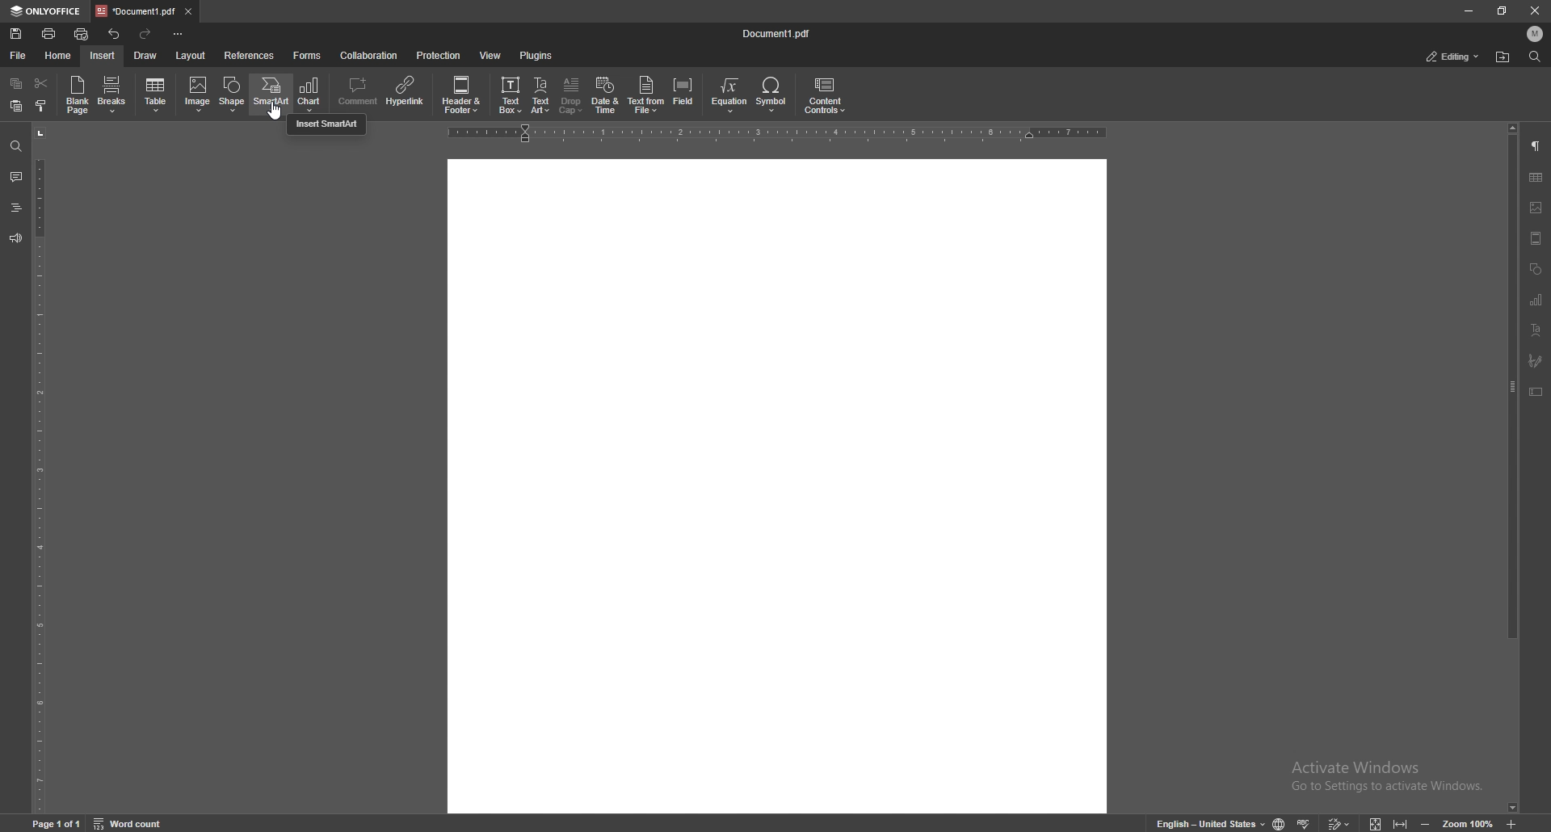 The width and height of the screenshot is (1551, 832). Describe the element at coordinates (249, 56) in the screenshot. I see `references` at that location.